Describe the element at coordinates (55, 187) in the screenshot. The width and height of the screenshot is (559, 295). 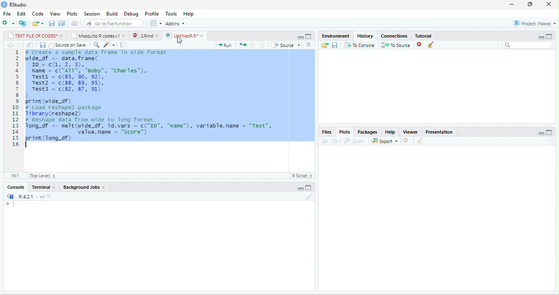
I see `close` at that location.